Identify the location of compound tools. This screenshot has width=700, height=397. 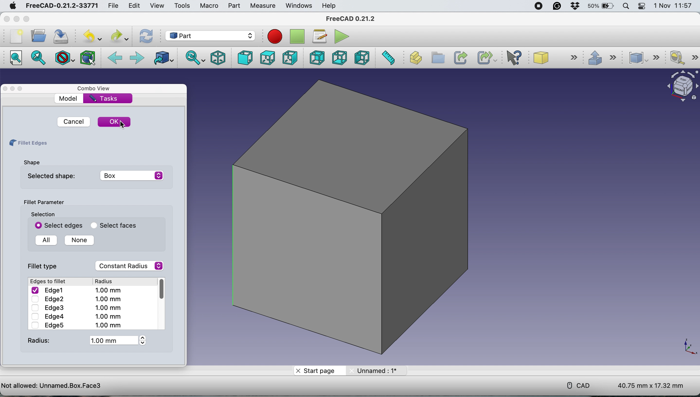
(645, 58).